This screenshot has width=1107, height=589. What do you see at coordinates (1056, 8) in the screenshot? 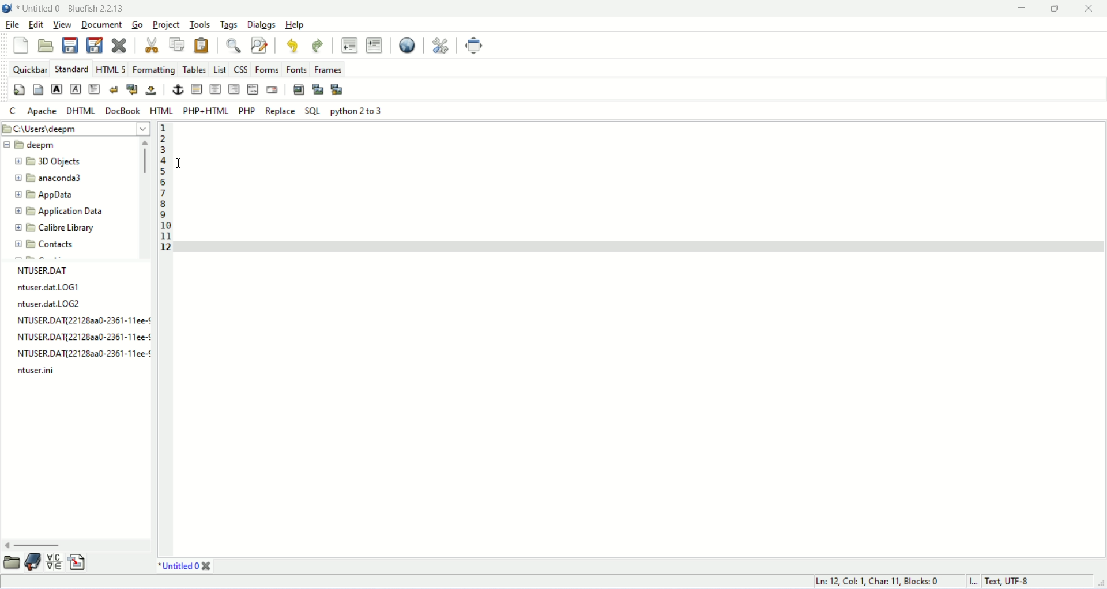
I see `maximize` at bounding box center [1056, 8].